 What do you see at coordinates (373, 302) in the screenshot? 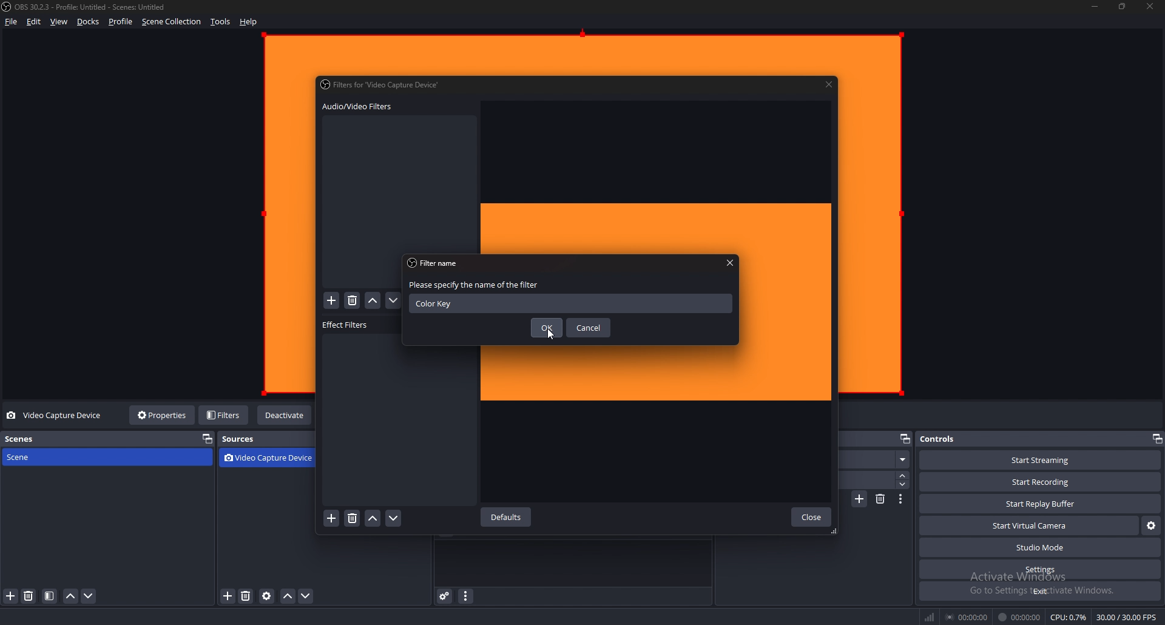
I see `move filter up` at bounding box center [373, 302].